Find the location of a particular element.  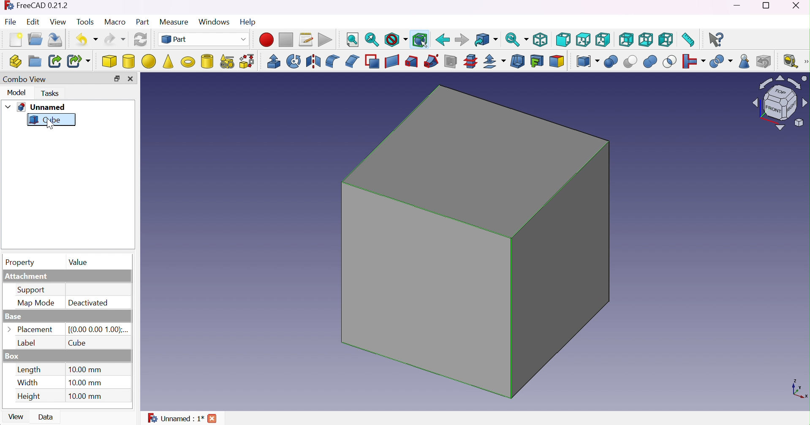

Measure is located at coordinates (175, 22).